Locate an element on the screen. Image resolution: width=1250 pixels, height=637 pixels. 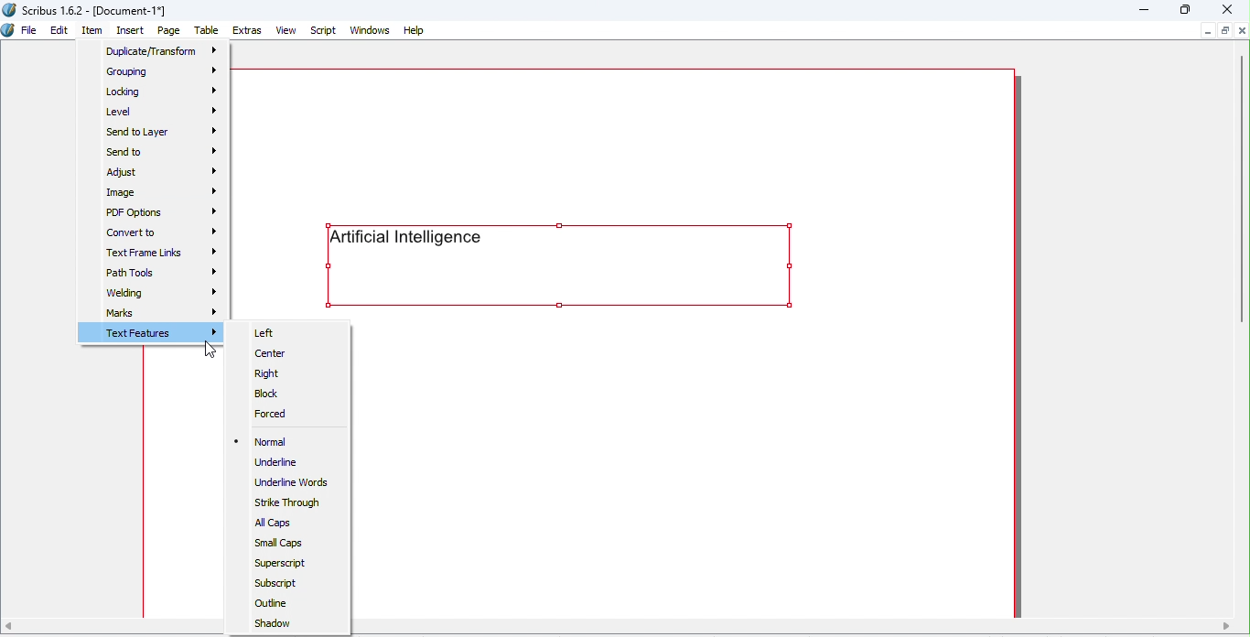
Locking is located at coordinates (161, 89).